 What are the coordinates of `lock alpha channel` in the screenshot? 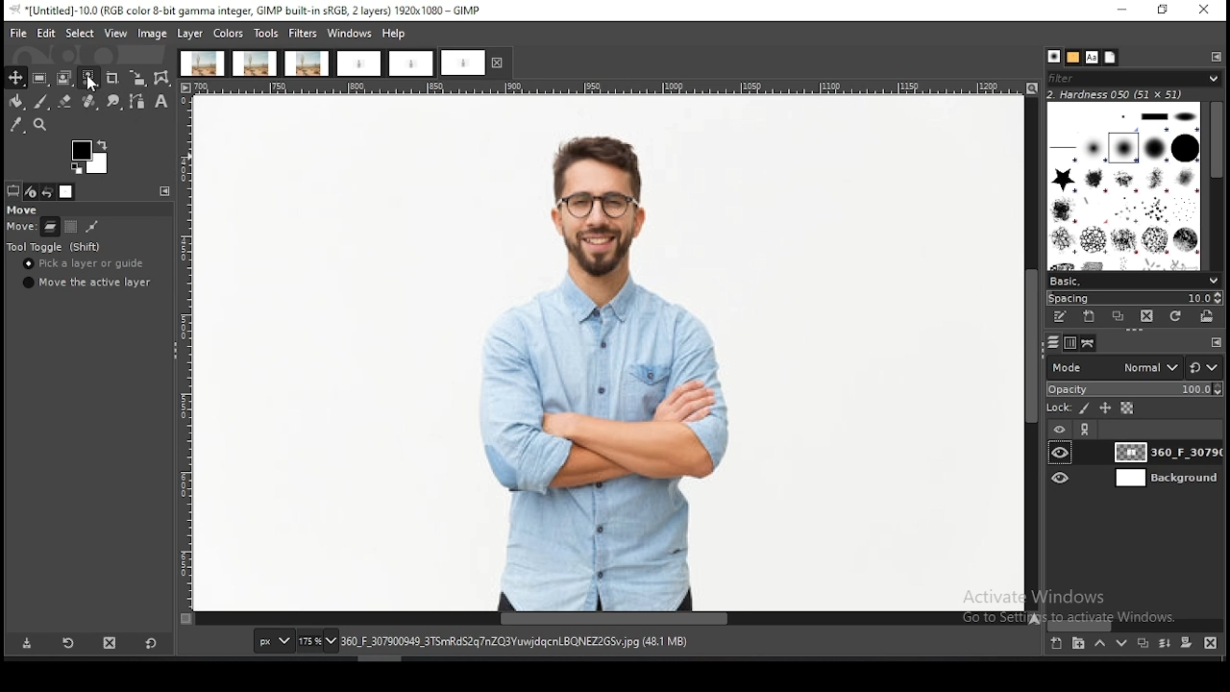 It's located at (1127, 408).